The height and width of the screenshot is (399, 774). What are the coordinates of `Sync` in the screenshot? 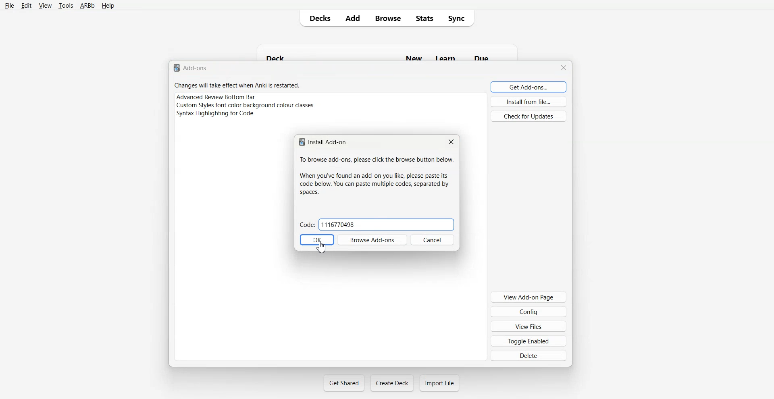 It's located at (460, 19).